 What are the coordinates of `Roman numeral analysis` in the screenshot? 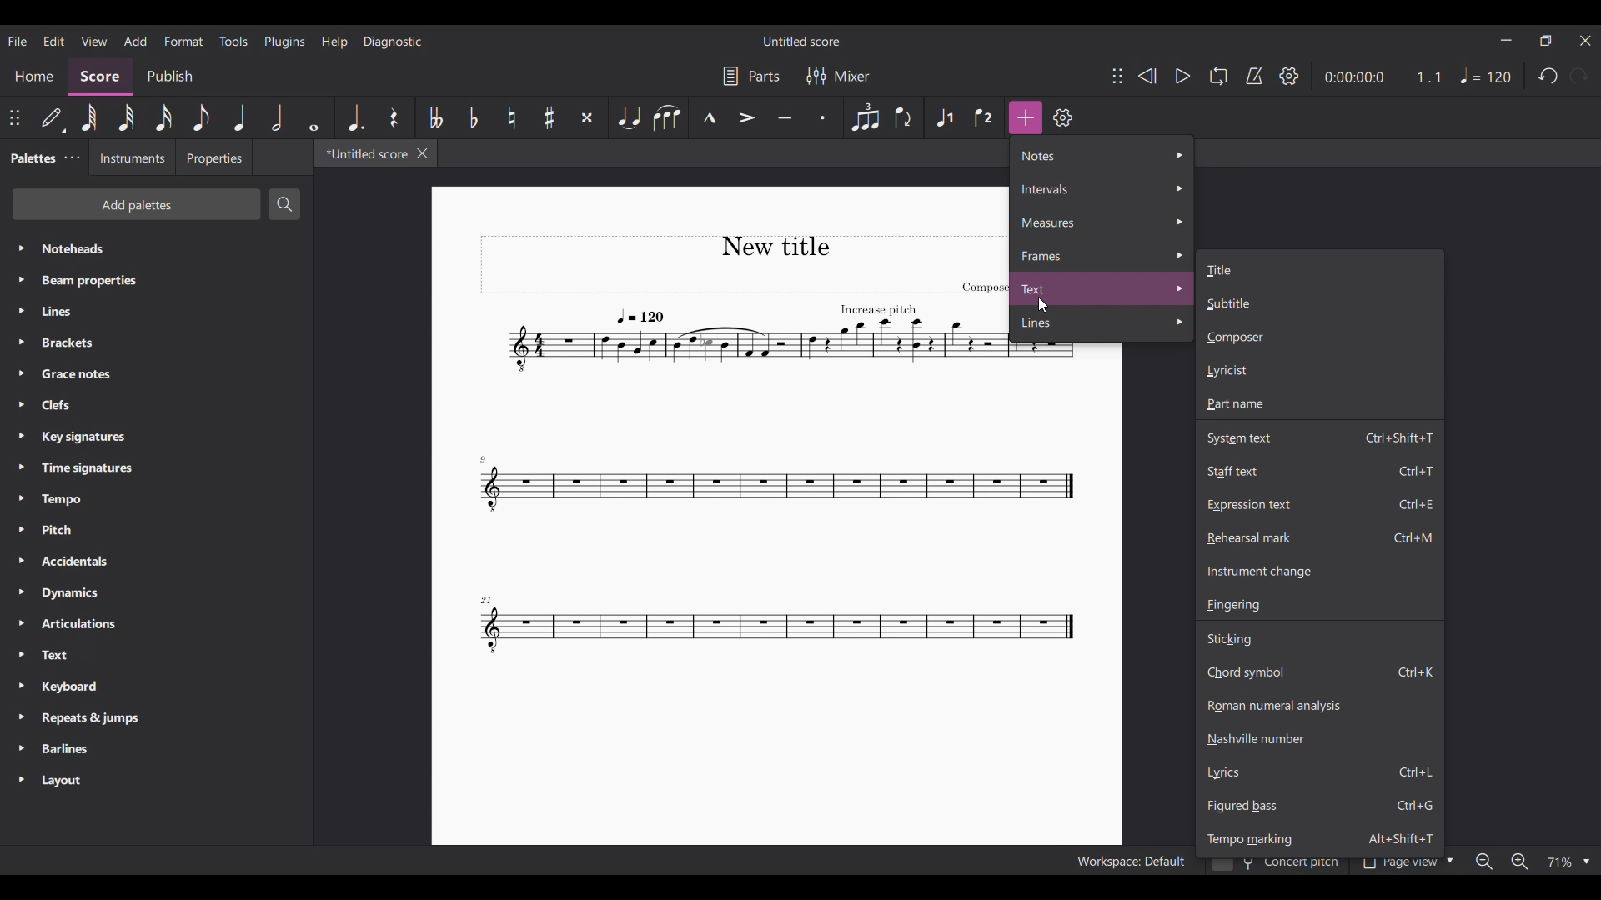 It's located at (1319, 706).